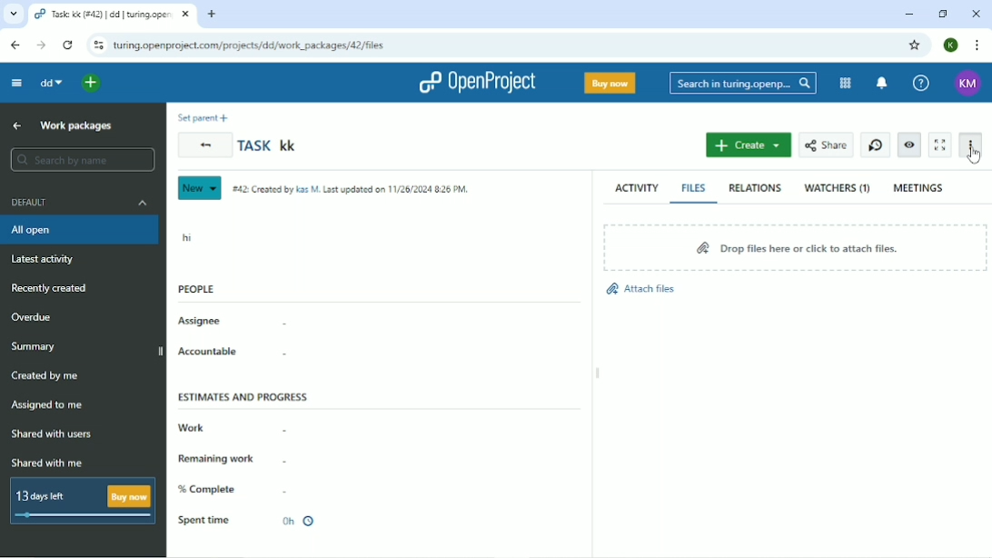 Image resolution: width=992 pixels, height=558 pixels. Describe the element at coordinates (213, 15) in the screenshot. I see `New tab` at that location.